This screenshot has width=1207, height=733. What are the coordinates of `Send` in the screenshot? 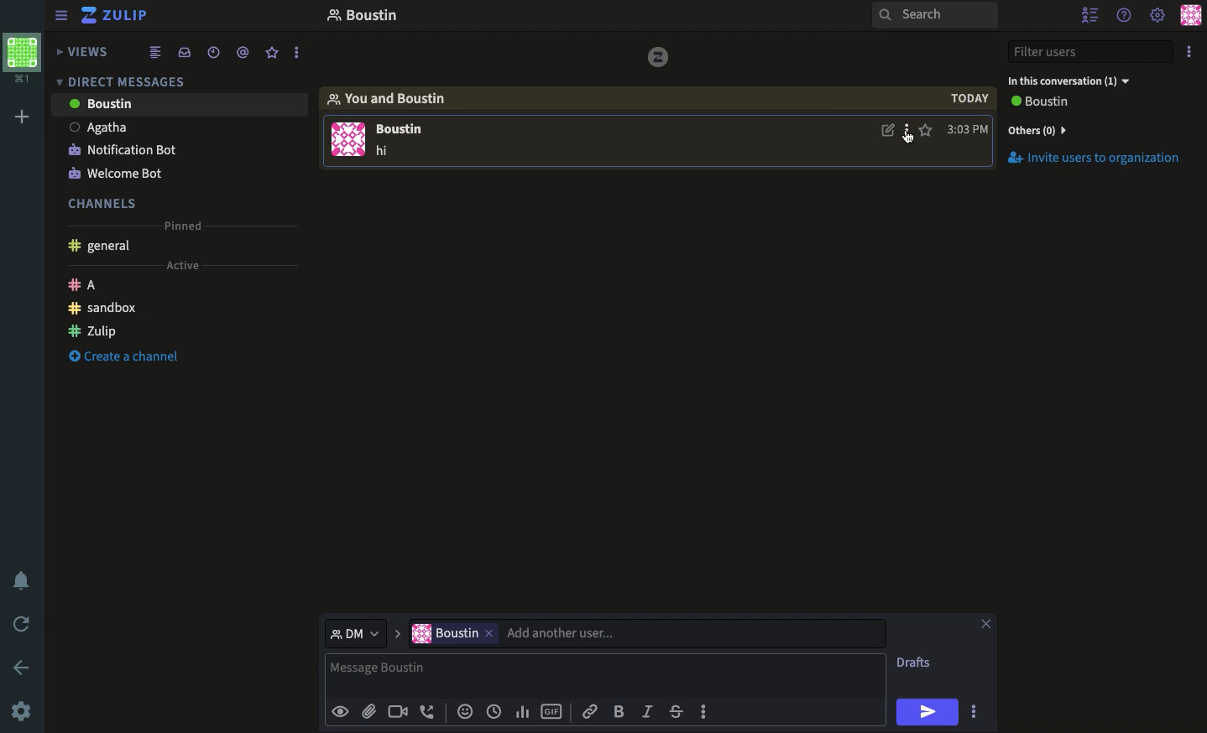 It's located at (930, 711).